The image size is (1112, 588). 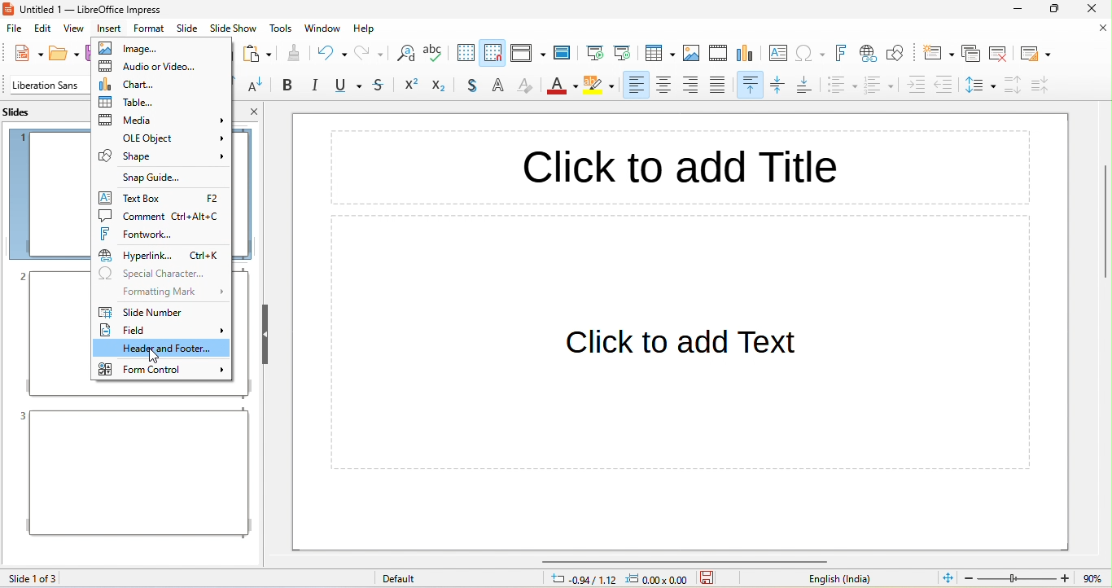 I want to click on value, so click(x=1091, y=578).